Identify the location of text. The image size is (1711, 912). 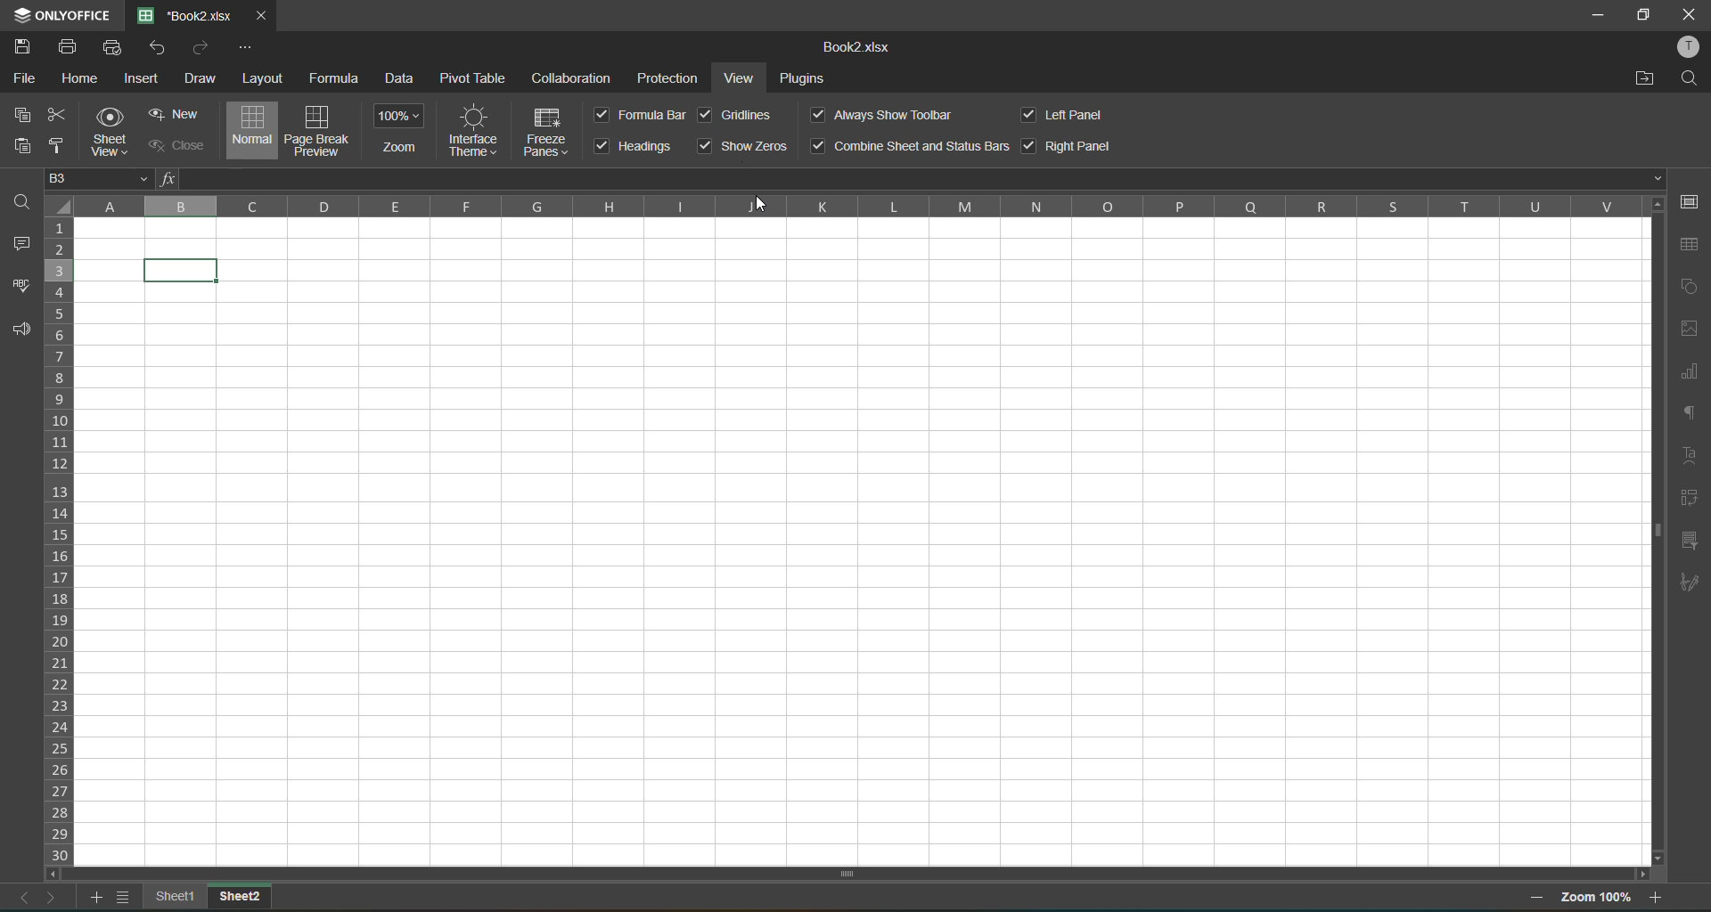
(1686, 455).